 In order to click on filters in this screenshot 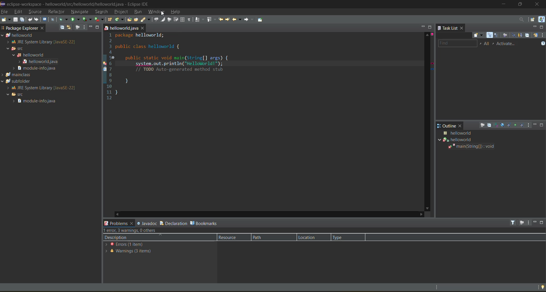, I will do `click(513, 222)`.